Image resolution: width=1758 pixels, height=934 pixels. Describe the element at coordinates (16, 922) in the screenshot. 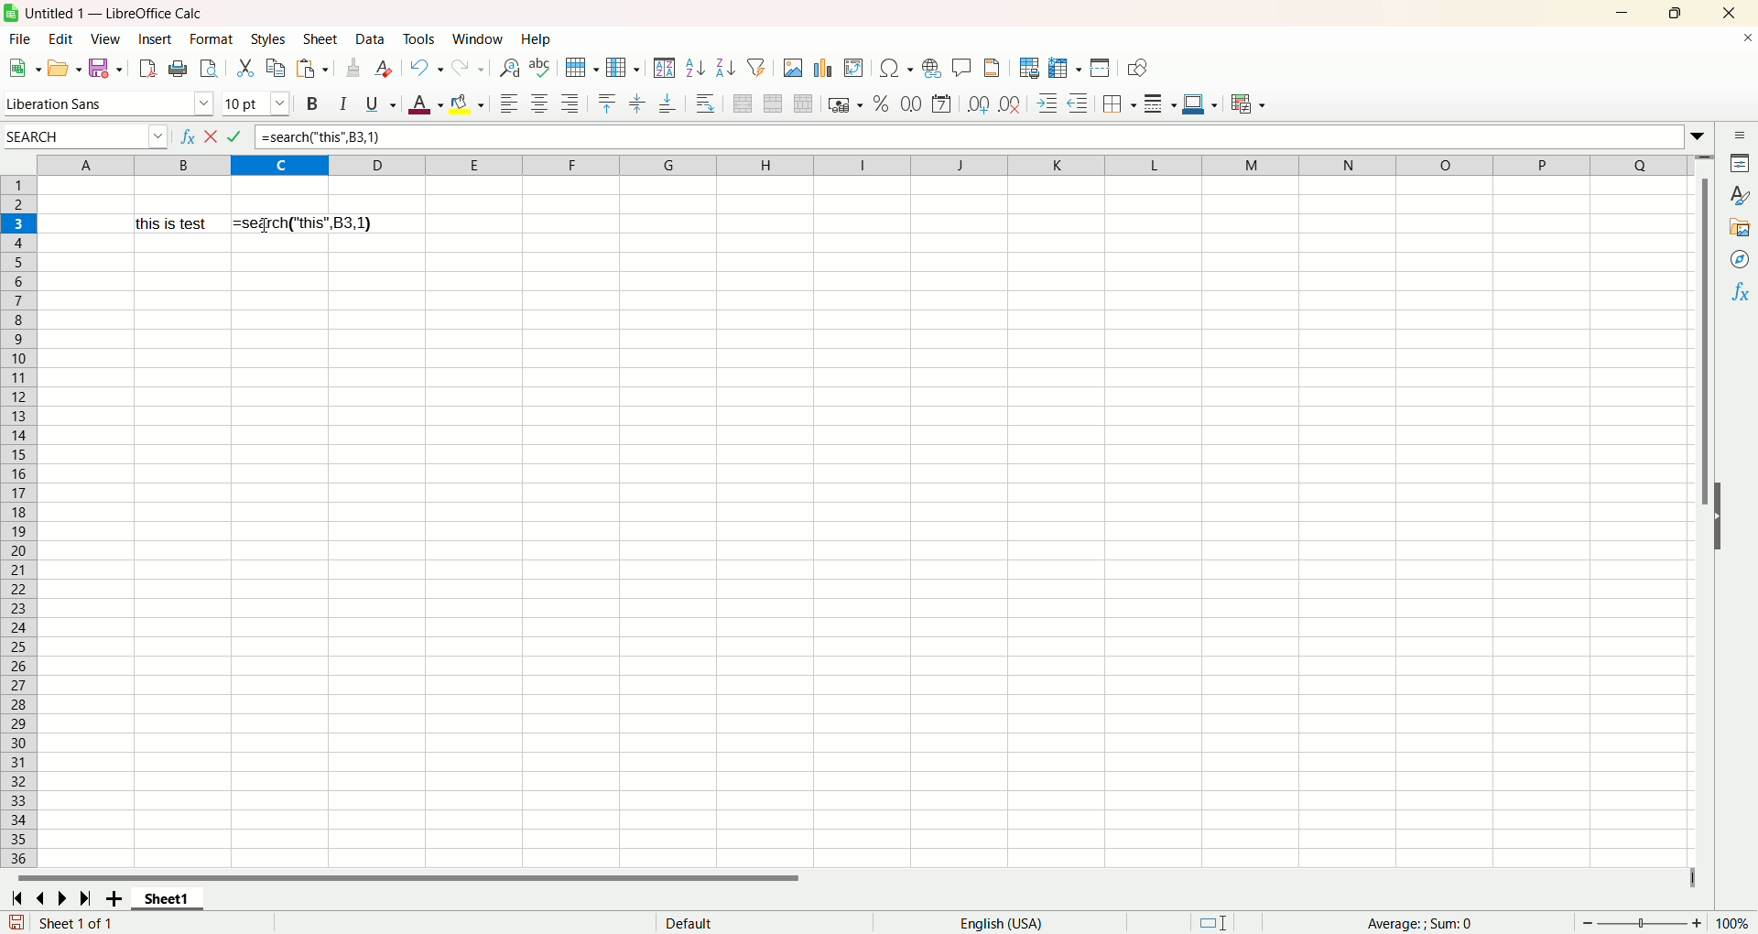

I see `save` at that location.